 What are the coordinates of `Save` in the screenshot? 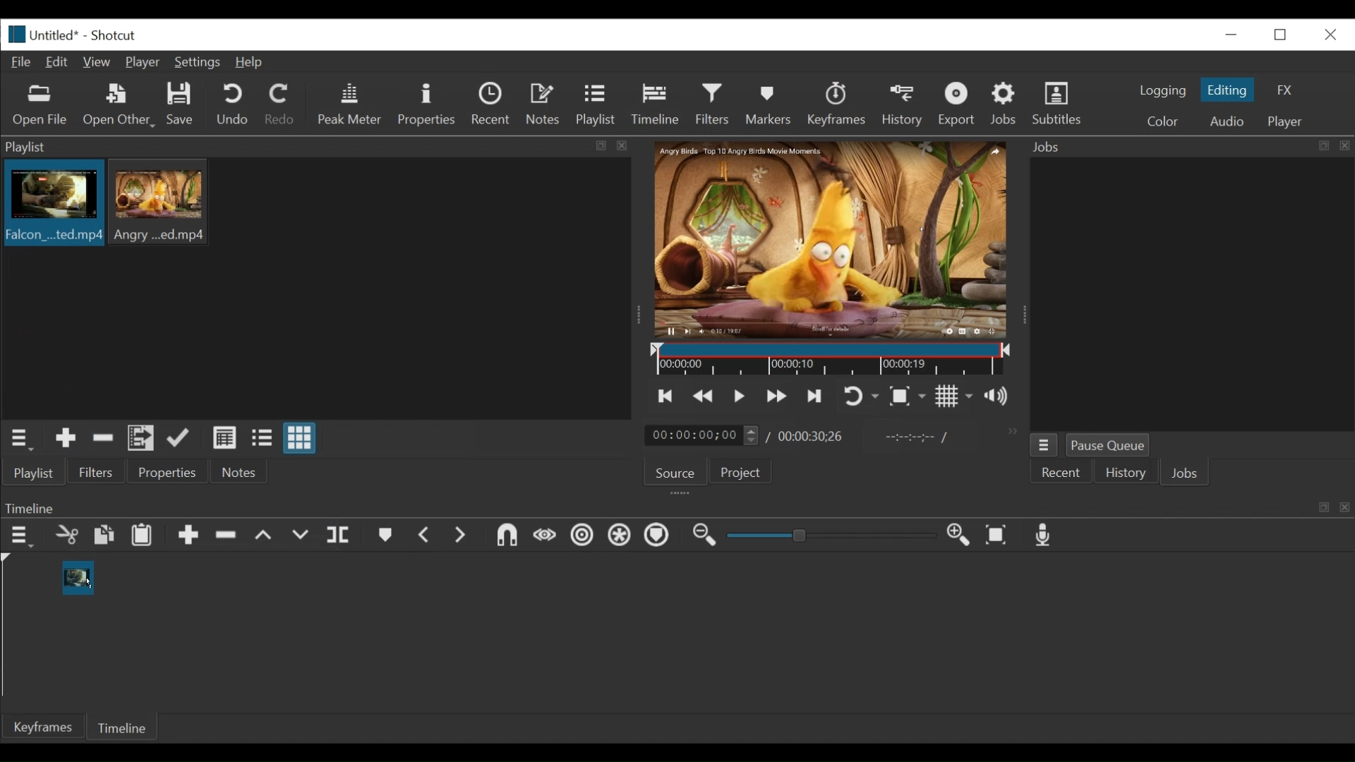 It's located at (181, 106).